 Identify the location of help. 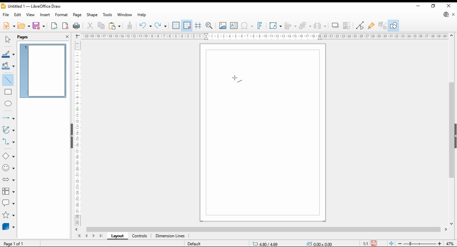
(142, 15).